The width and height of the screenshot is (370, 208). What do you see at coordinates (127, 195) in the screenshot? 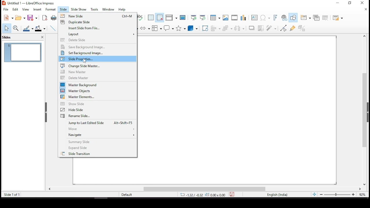
I see `default` at bounding box center [127, 195].